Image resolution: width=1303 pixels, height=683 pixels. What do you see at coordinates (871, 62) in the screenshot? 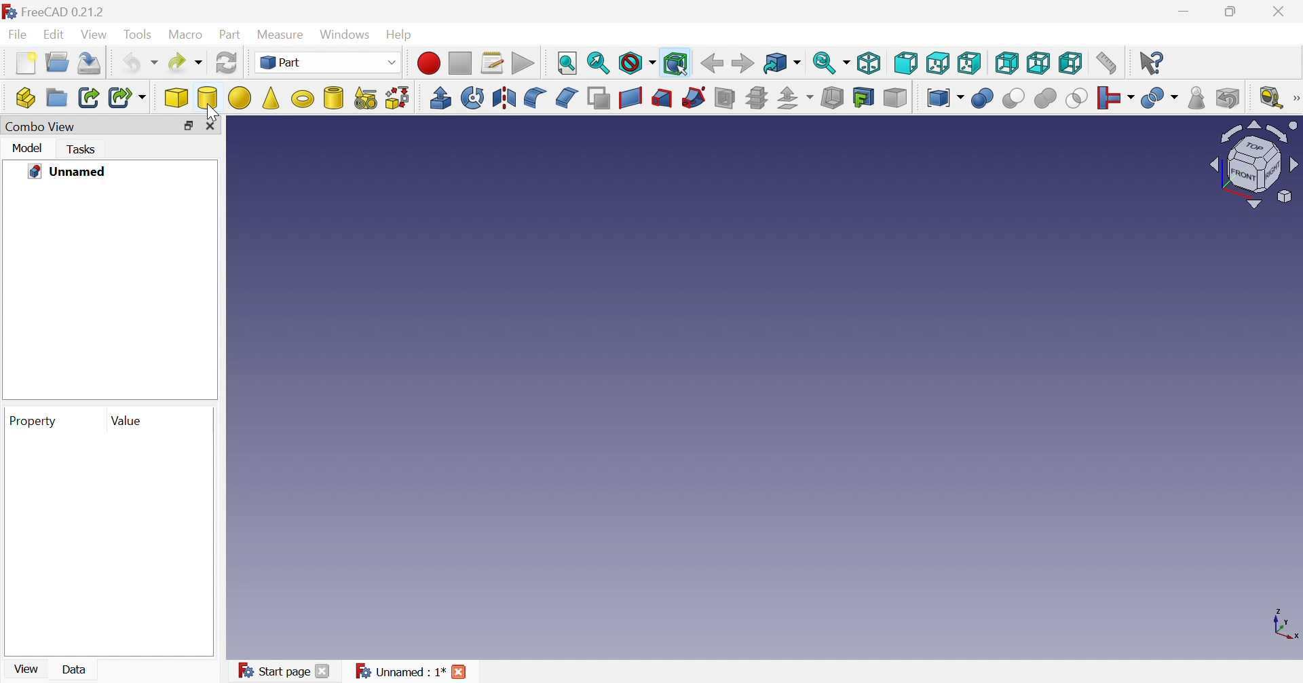
I see `Isometric` at bounding box center [871, 62].